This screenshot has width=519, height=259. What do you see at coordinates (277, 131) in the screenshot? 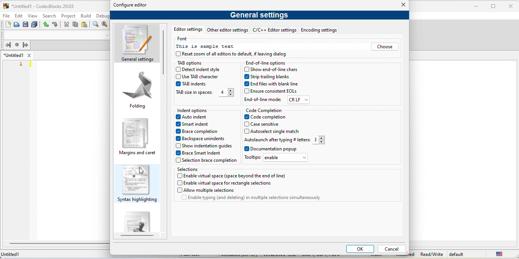
I see `auto select single match` at bounding box center [277, 131].